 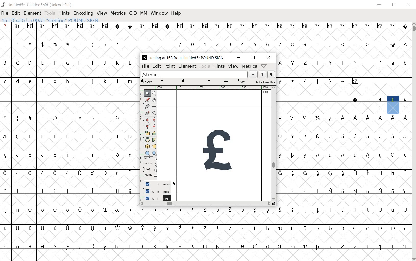 What do you see at coordinates (17, 191) in the screenshot?
I see `Symbol` at bounding box center [17, 191].